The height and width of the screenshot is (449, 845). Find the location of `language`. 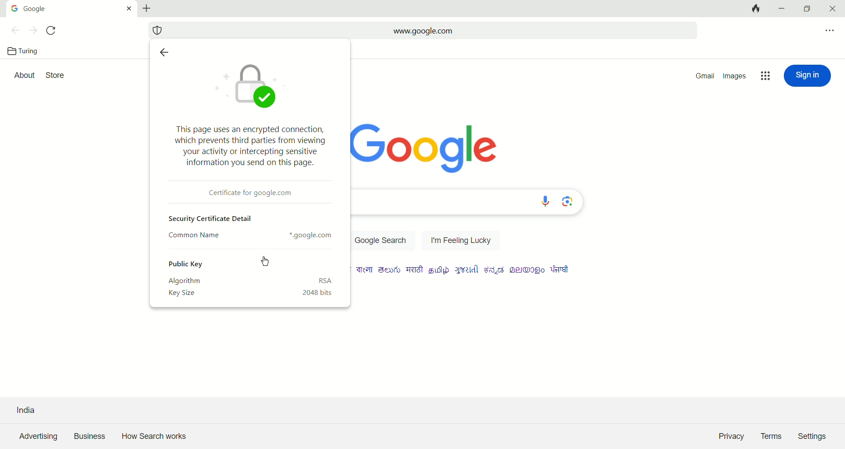

language is located at coordinates (366, 270).